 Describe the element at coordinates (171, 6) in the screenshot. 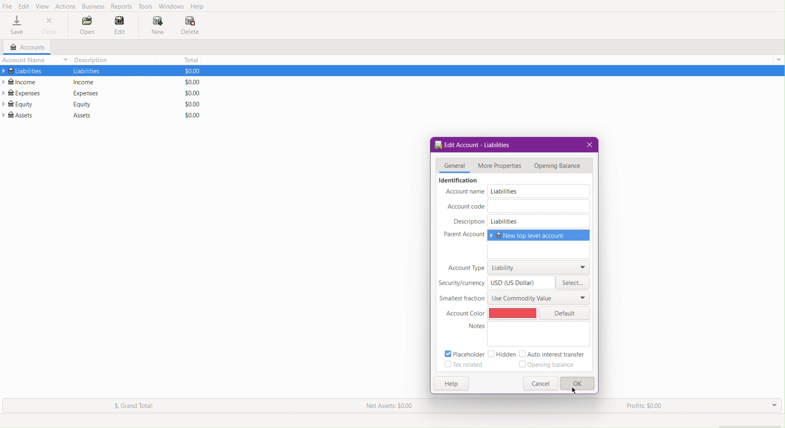

I see `Windows` at that location.